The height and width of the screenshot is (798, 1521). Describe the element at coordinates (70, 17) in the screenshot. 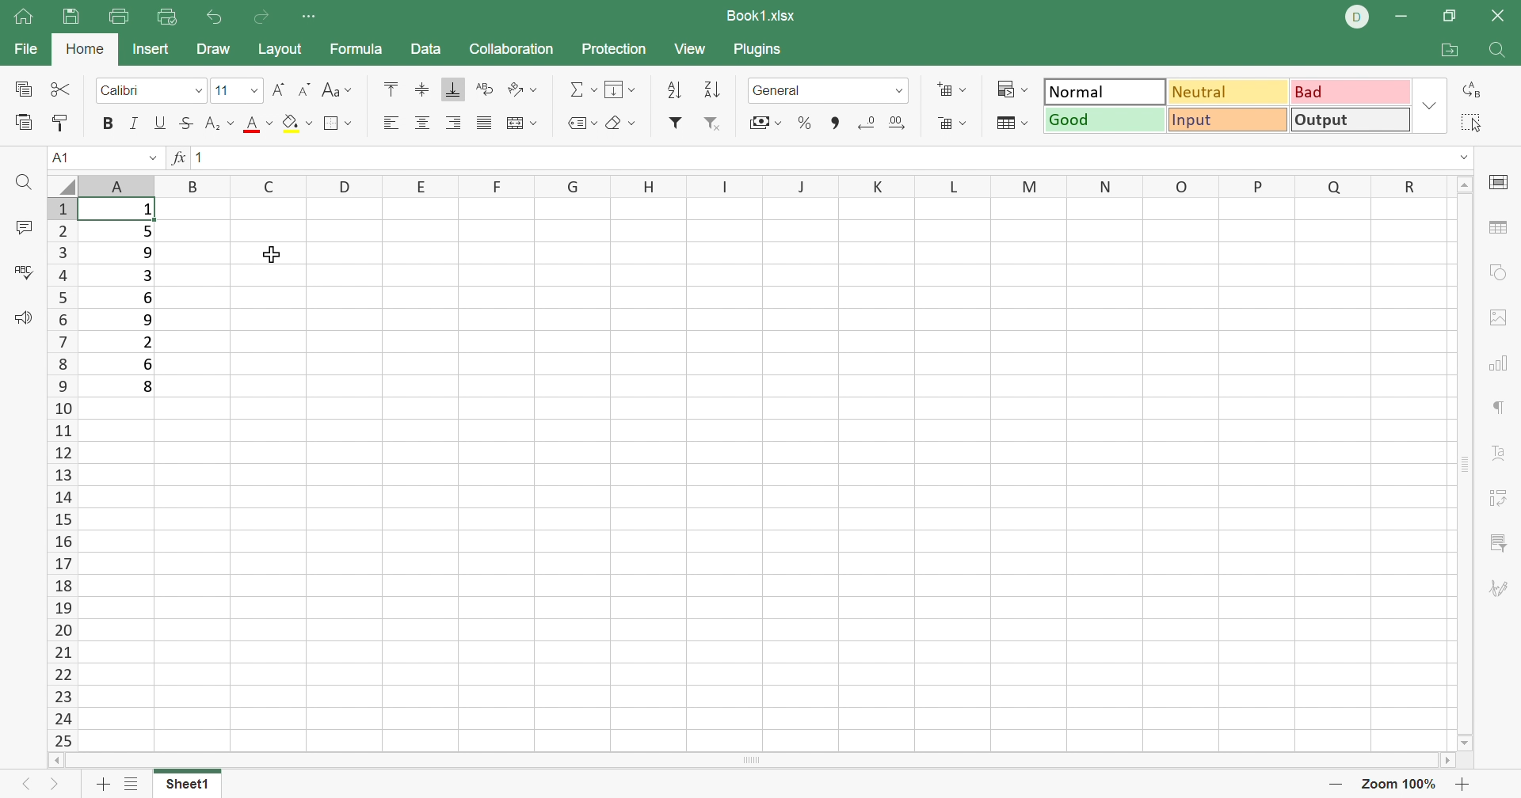

I see `Save` at that location.